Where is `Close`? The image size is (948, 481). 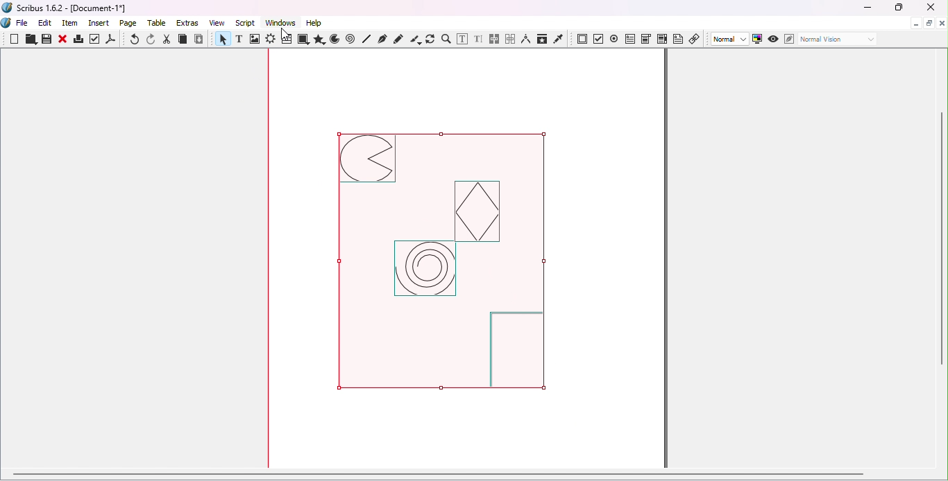 Close is located at coordinates (928, 8).